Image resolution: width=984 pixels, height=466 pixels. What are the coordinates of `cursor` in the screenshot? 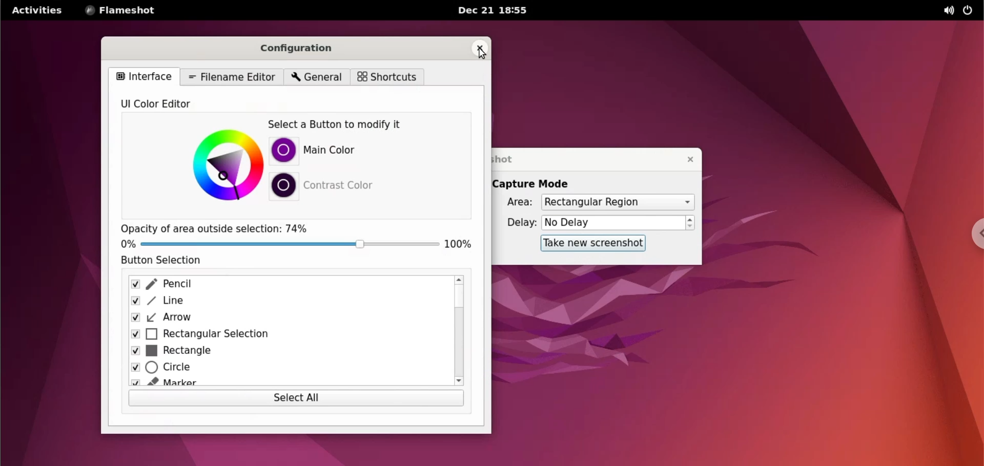 It's located at (481, 52).